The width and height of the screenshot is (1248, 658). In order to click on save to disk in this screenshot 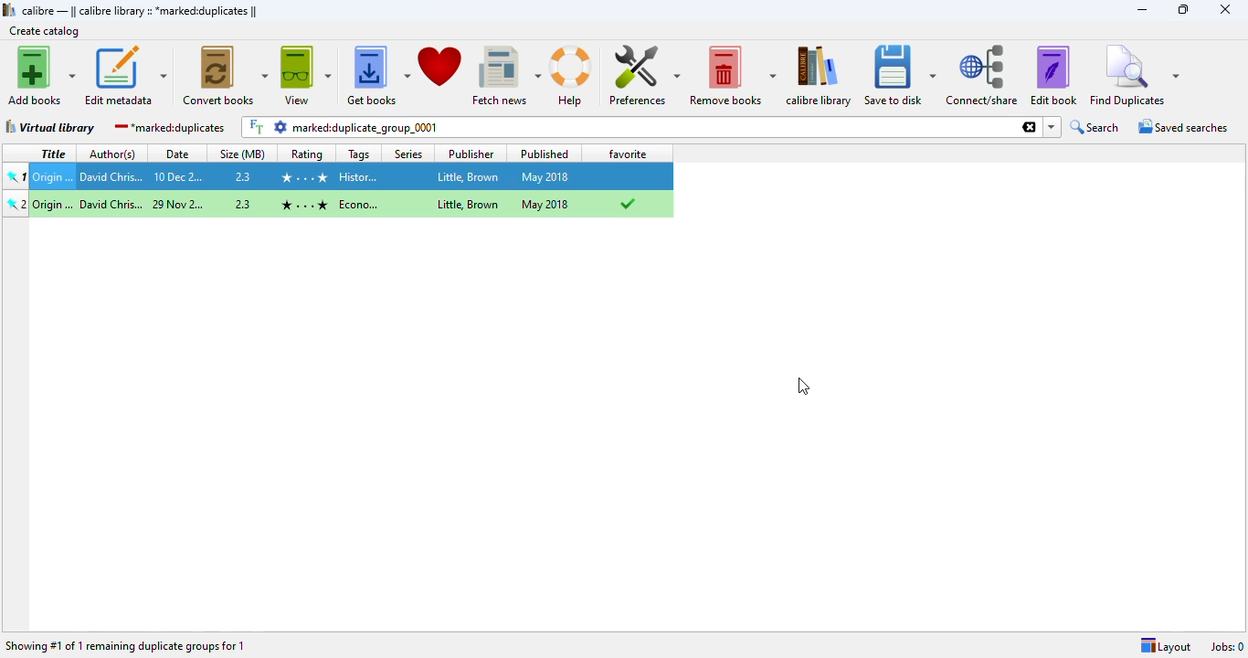, I will do `click(901, 76)`.